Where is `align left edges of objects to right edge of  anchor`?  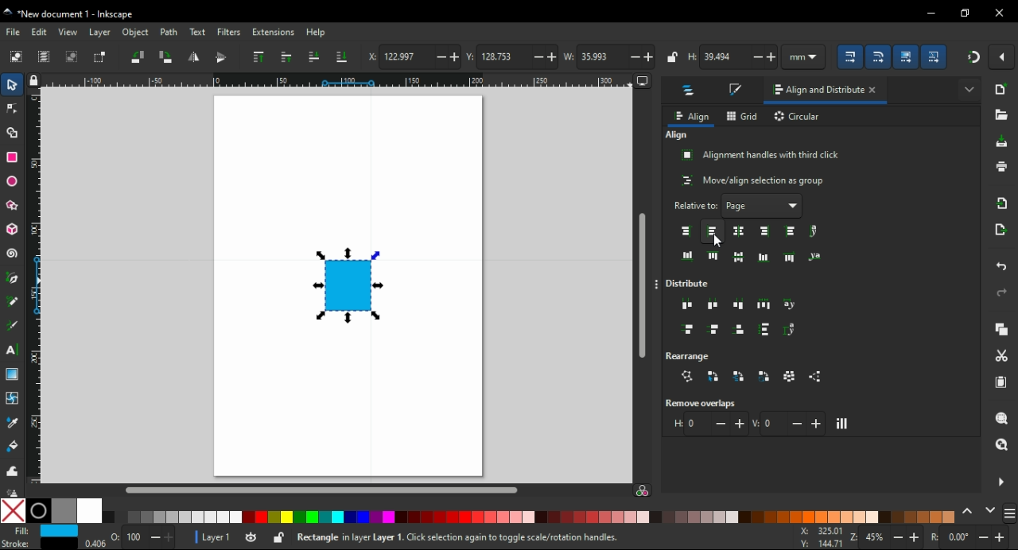 align left edges of objects to right edge of  anchor is located at coordinates (791, 231).